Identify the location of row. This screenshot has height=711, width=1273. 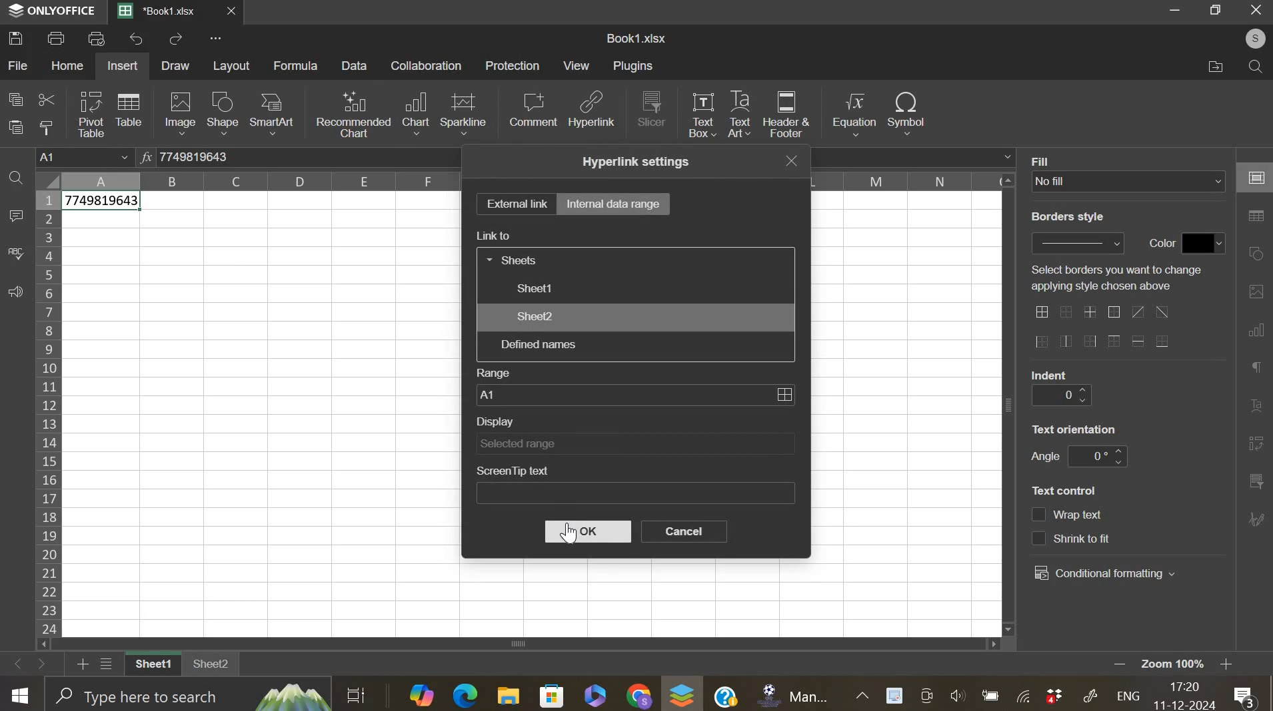
(47, 413).